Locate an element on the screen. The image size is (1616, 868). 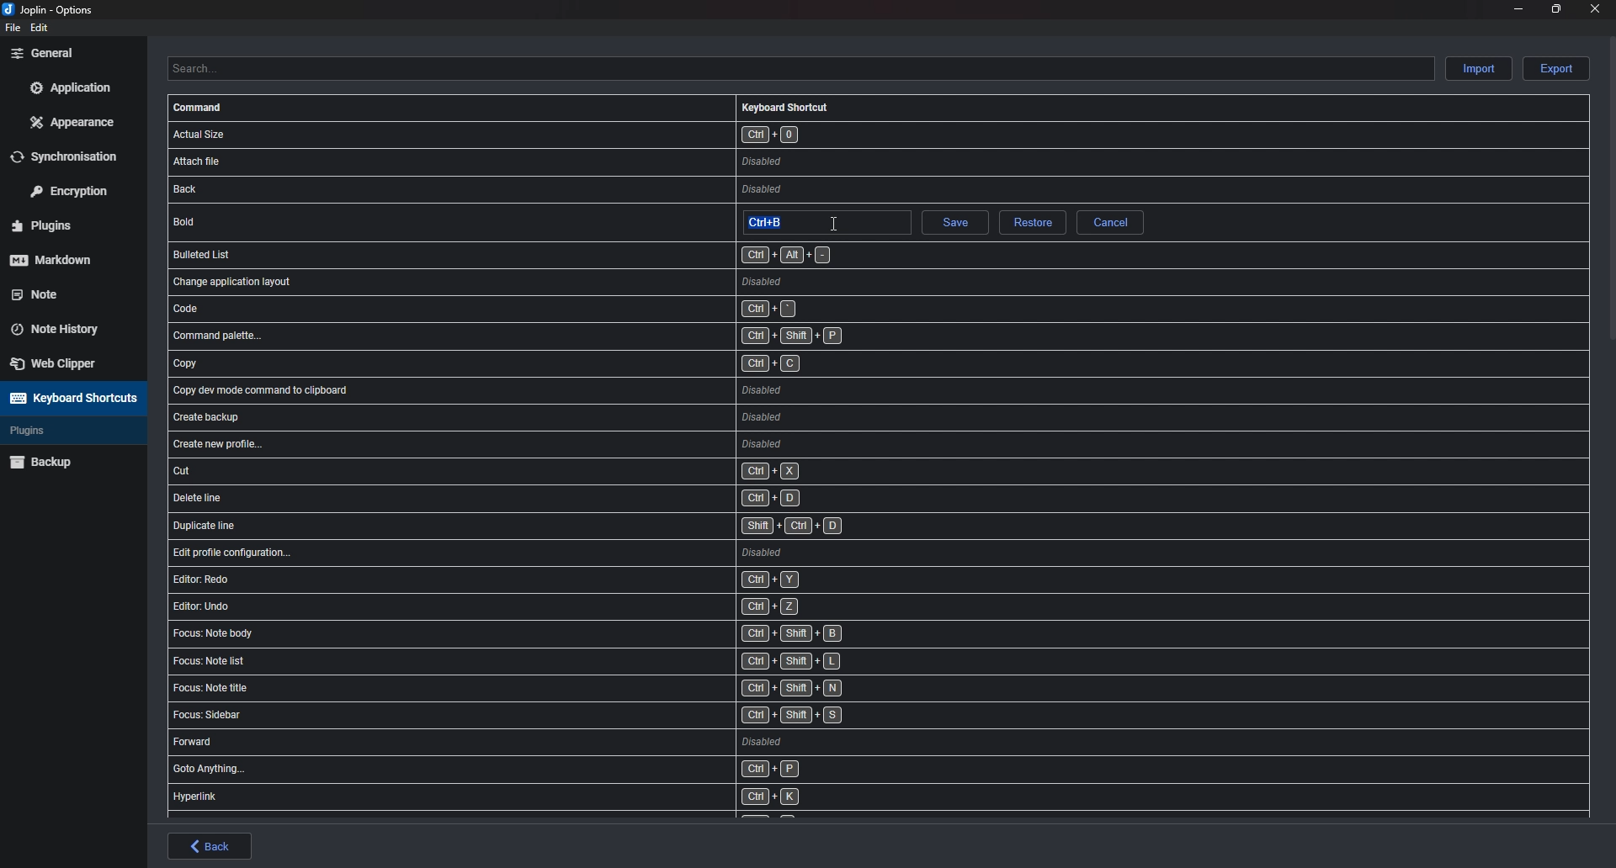
shortcut is located at coordinates (562, 580).